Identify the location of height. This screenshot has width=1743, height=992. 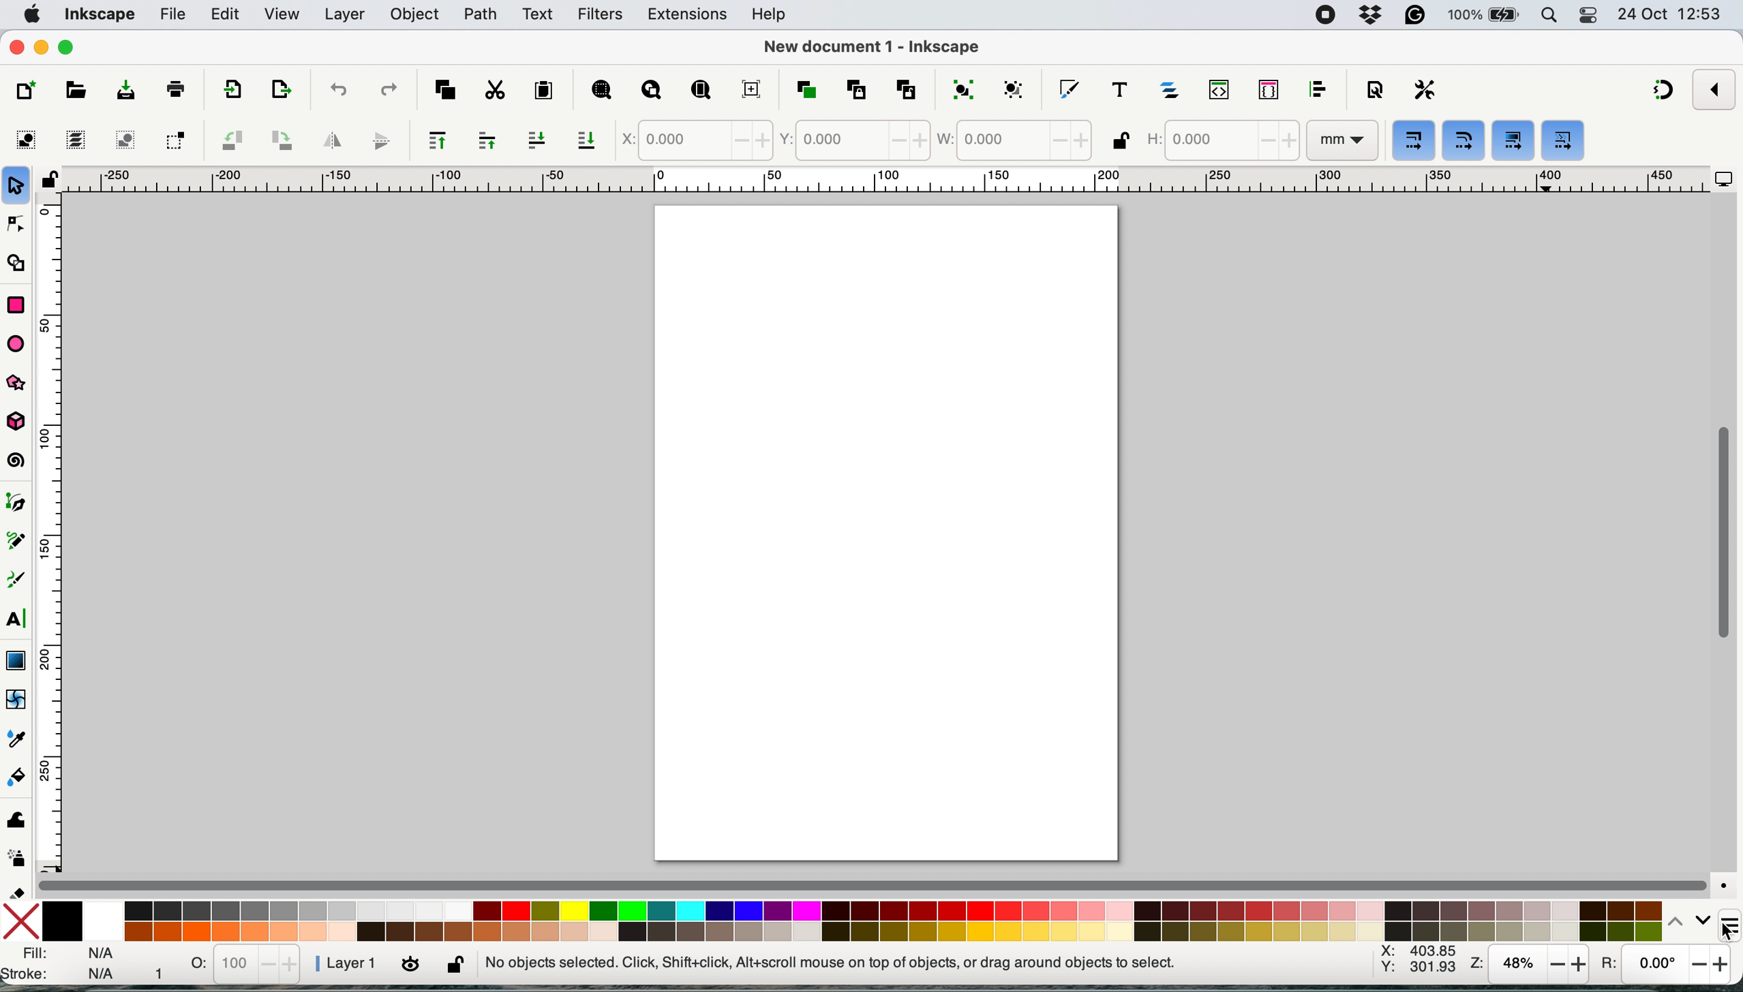
(1222, 138).